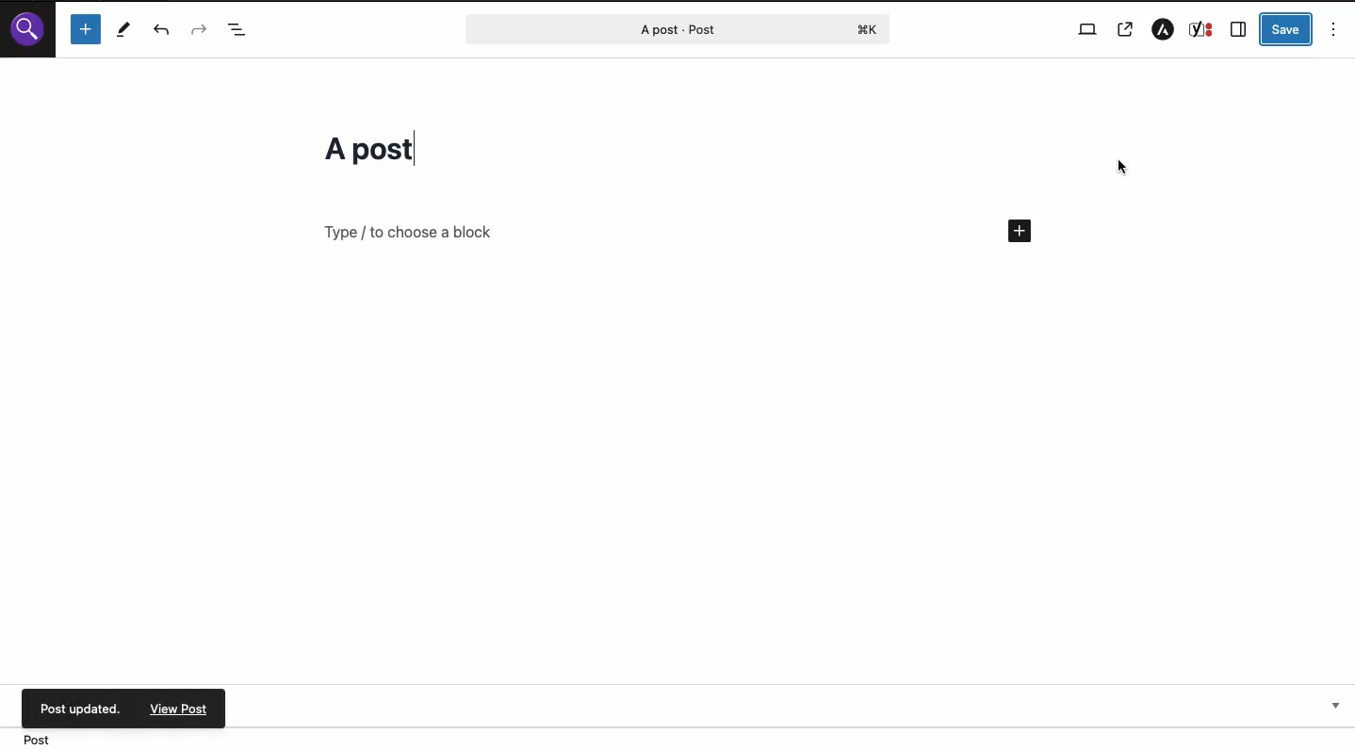 This screenshot has height=750, width=1355. Describe the element at coordinates (1334, 28) in the screenshot. I see `Options` at that location.